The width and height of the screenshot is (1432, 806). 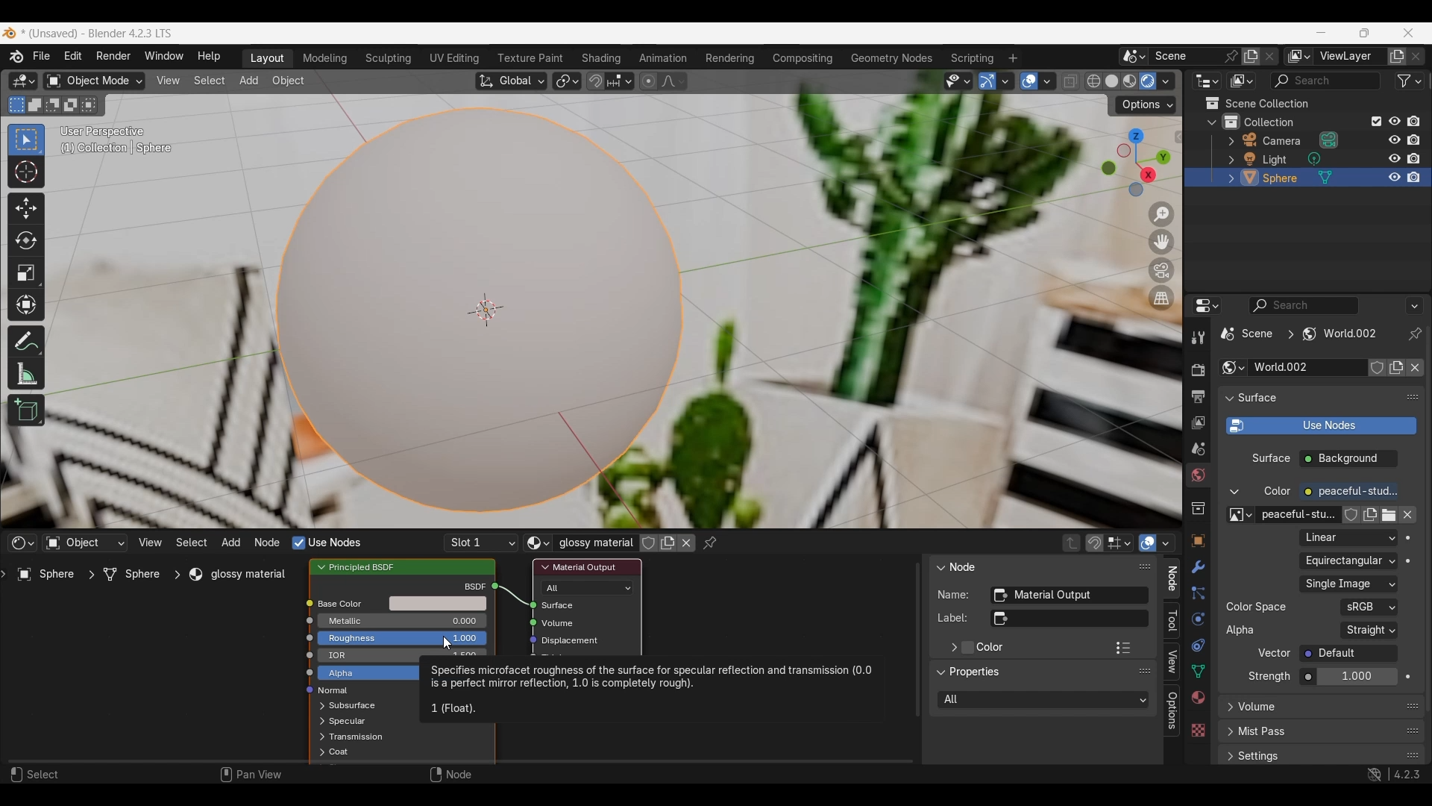 I want to click on Collection properties, so click(x=1197, y=508).